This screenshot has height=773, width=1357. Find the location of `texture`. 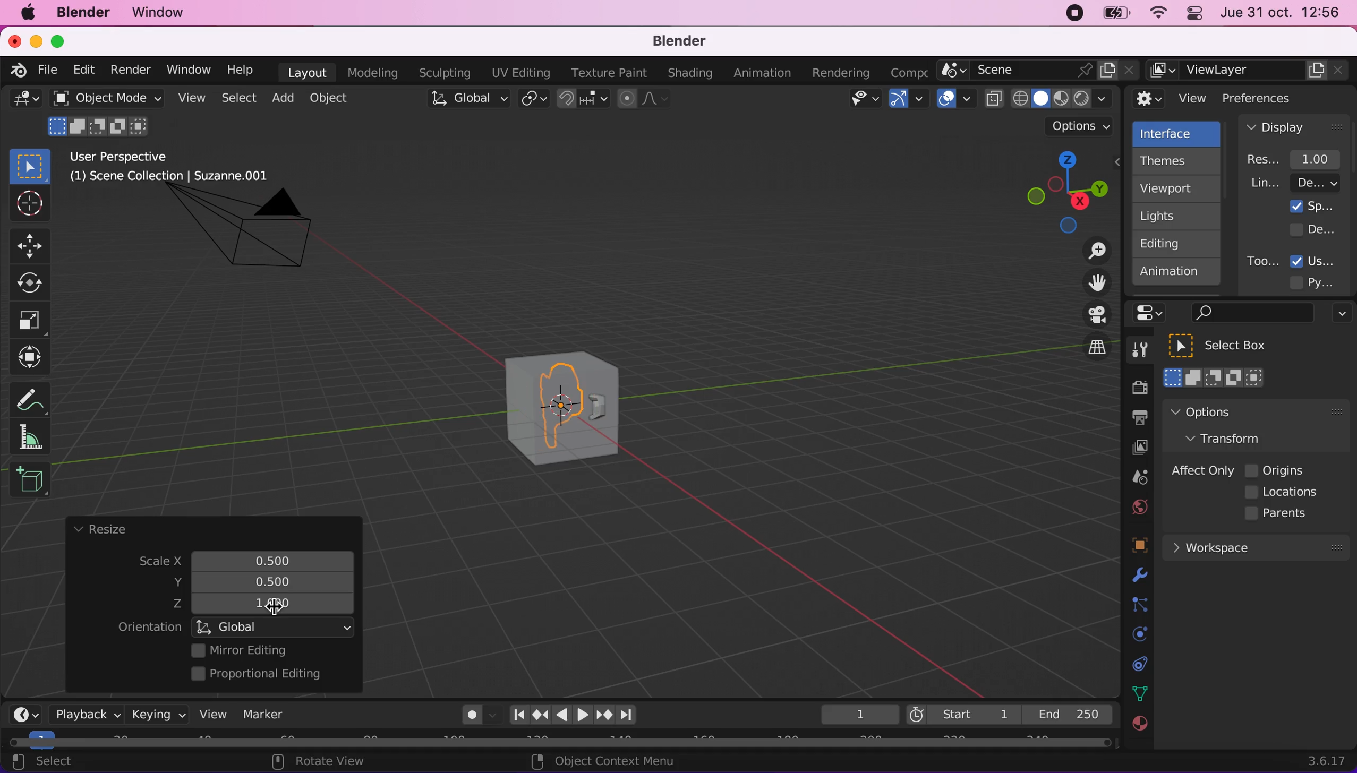

texture is located at coordinates (1138, 729).